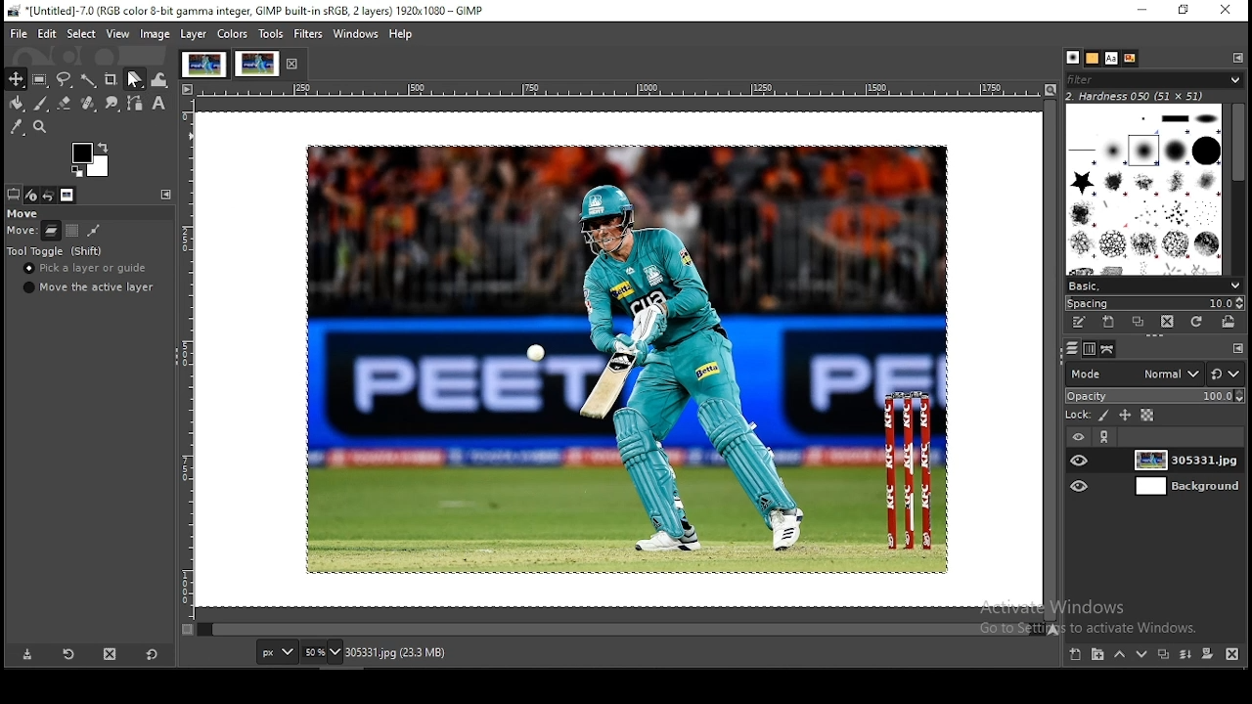 The width and height of the screenshot is (1252, 704). I want to click on layer visibility on/off, so click(1082, 485).